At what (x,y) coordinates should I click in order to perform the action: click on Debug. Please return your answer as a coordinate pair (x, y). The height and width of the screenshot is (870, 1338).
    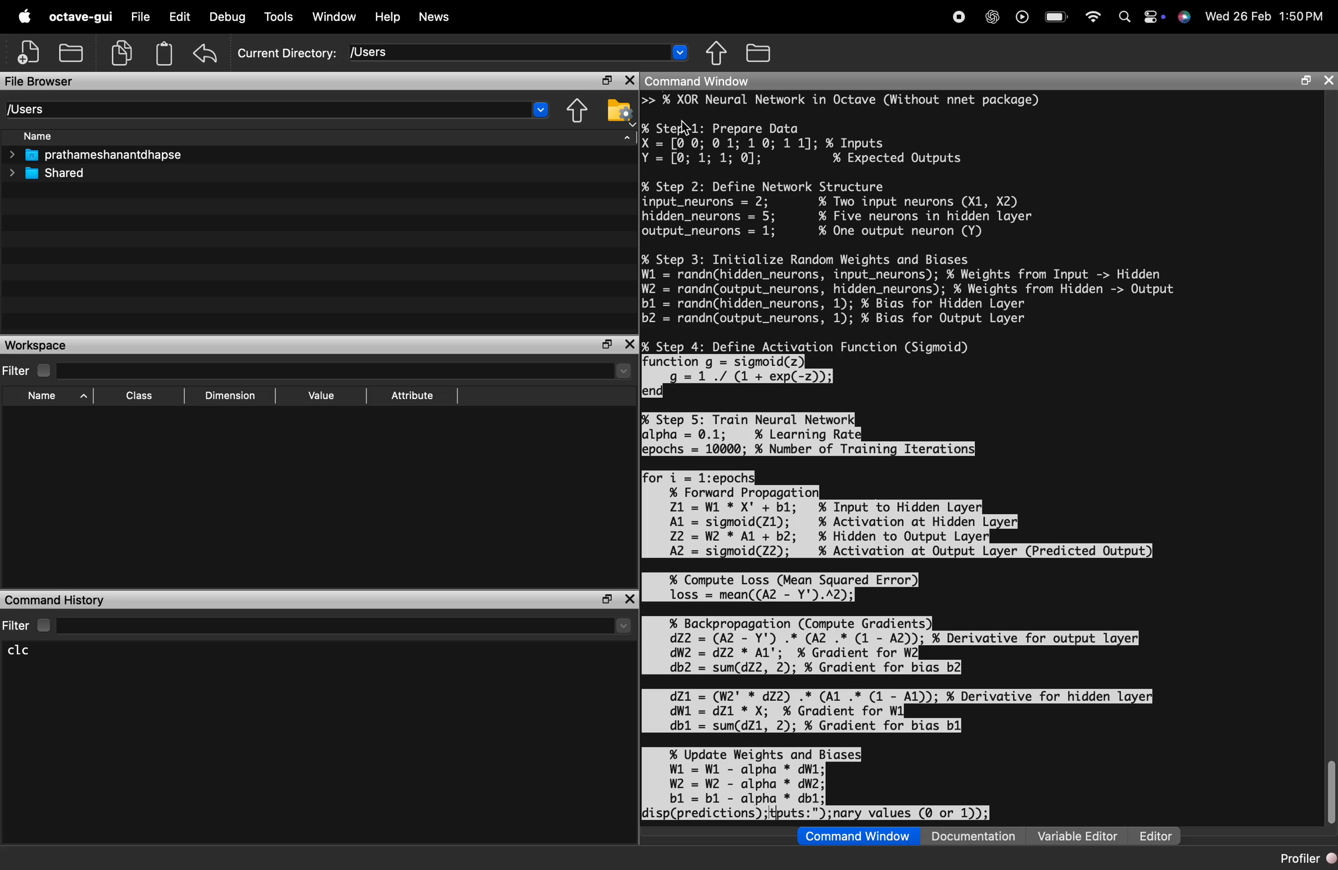
    Looking at the image, I should click on (229, 17).